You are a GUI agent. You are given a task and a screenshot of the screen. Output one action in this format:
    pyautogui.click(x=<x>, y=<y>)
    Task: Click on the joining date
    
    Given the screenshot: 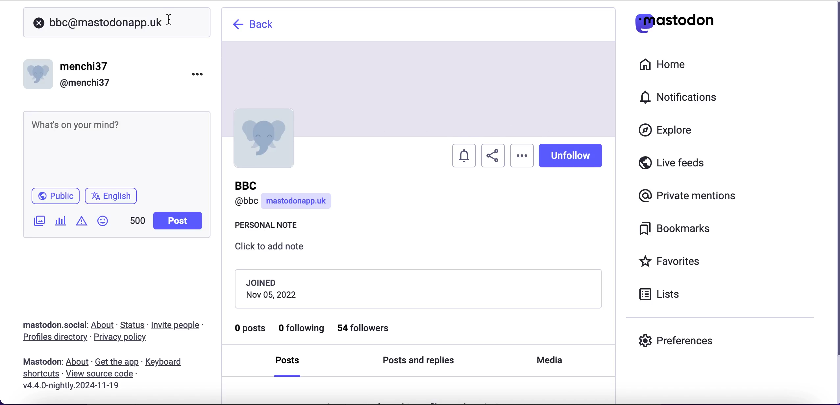 What is the action you would take?
    pyautogui.click(x=418, y=288)
    